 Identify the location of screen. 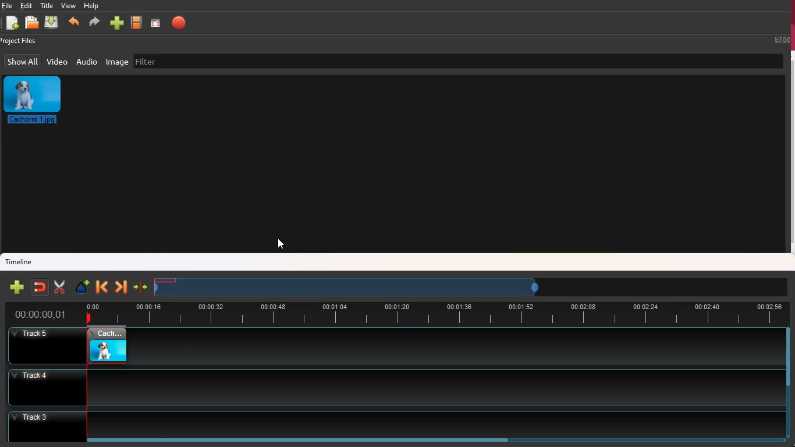
(155, 24).